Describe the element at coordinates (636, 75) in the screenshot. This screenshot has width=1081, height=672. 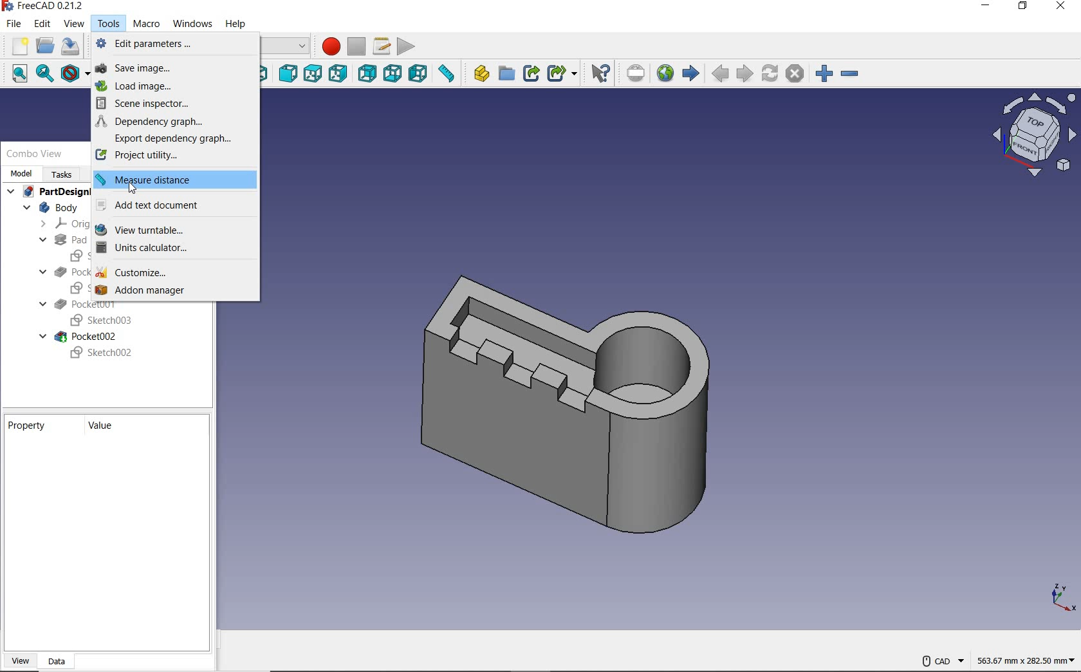
I see `set URL` at that location.